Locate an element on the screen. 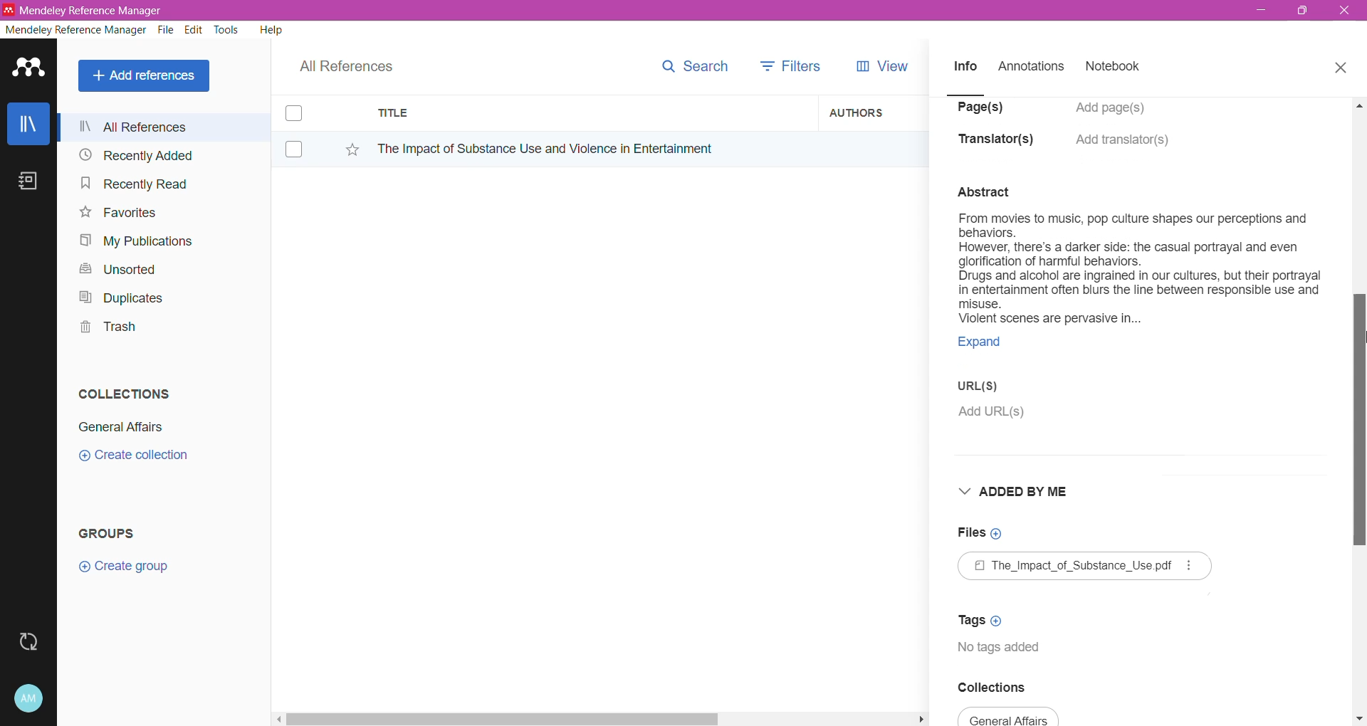  Edit is located at coordinates (194, 30).